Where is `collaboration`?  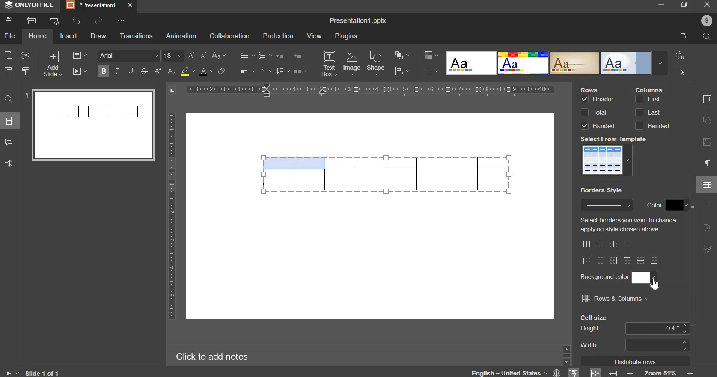 collaboration is located at coordinates (229, 36).